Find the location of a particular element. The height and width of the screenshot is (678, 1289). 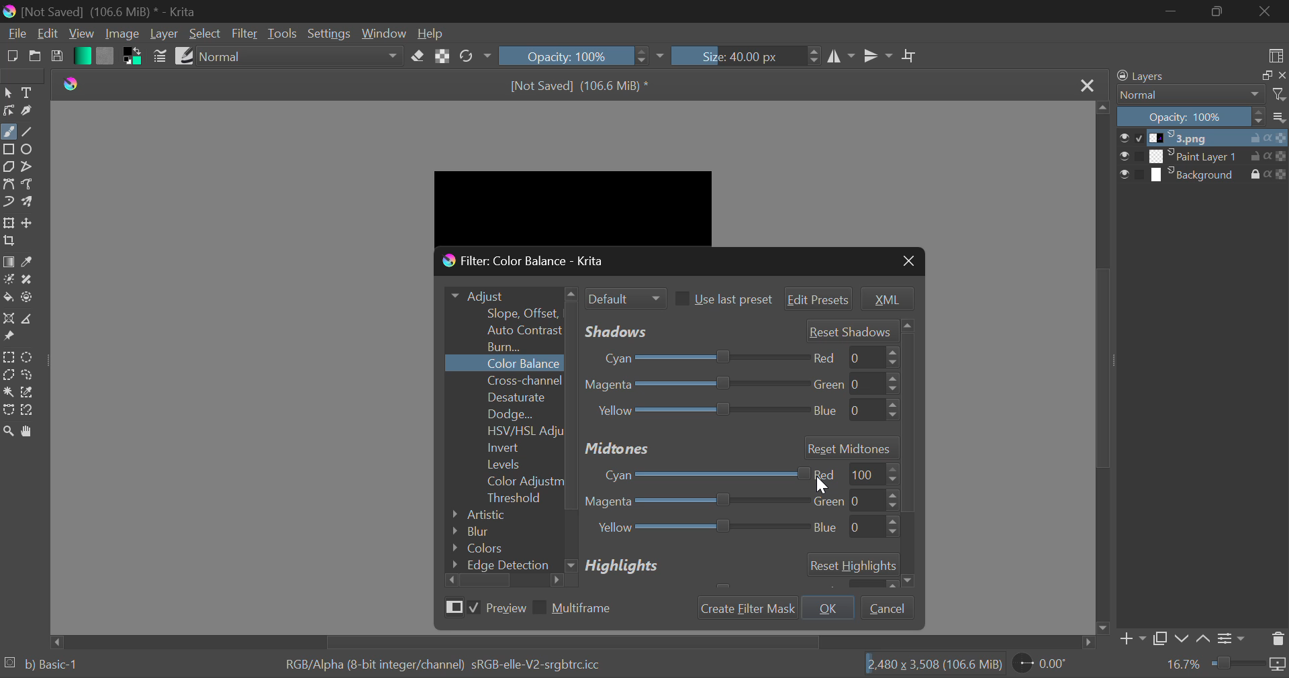

Opacity 100% is located at coordinates (583, 54).